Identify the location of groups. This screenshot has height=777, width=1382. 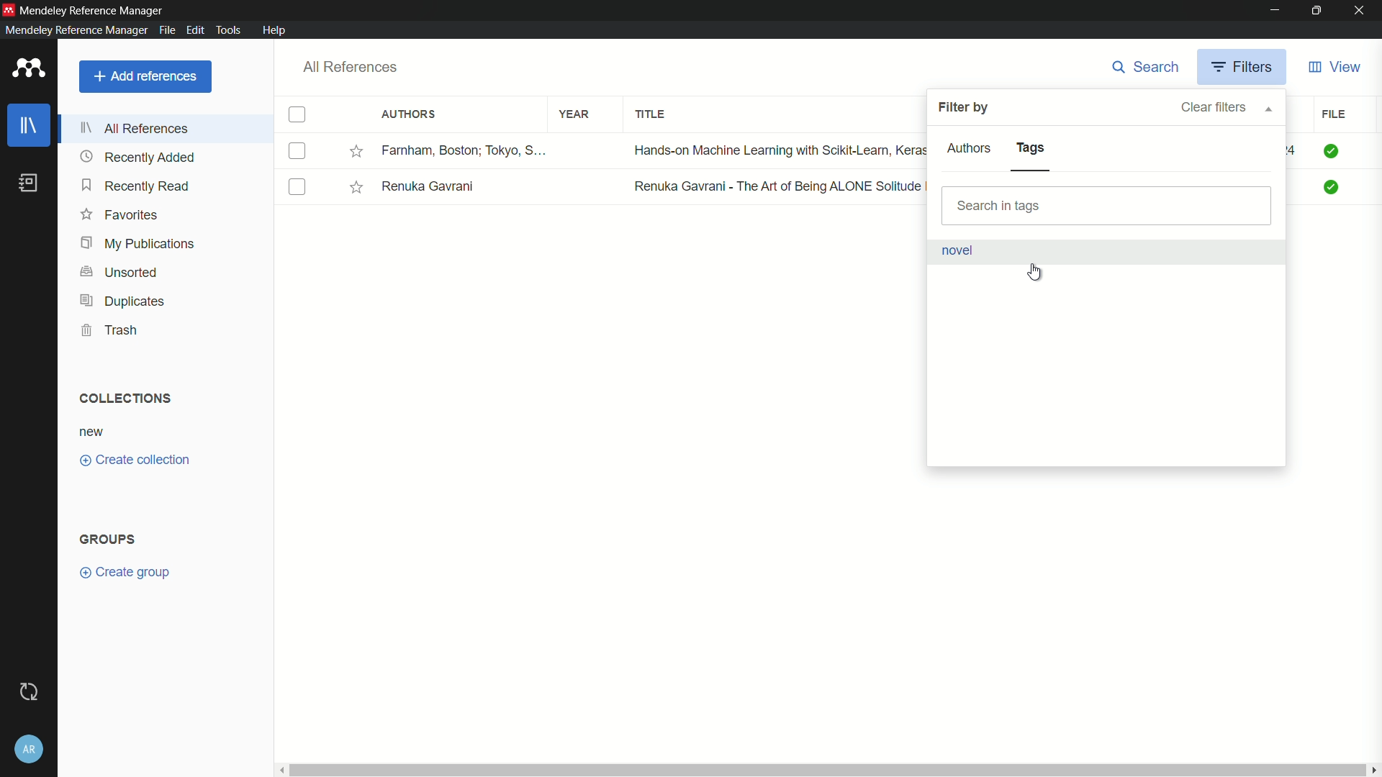
(107, 540).